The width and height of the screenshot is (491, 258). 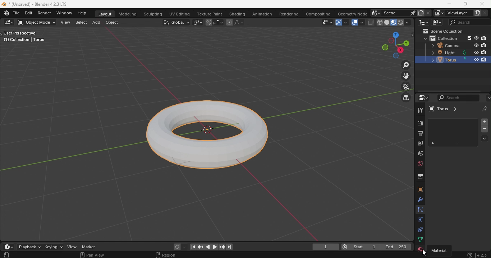 I want to click on current frame, so click(x=326, y=247).